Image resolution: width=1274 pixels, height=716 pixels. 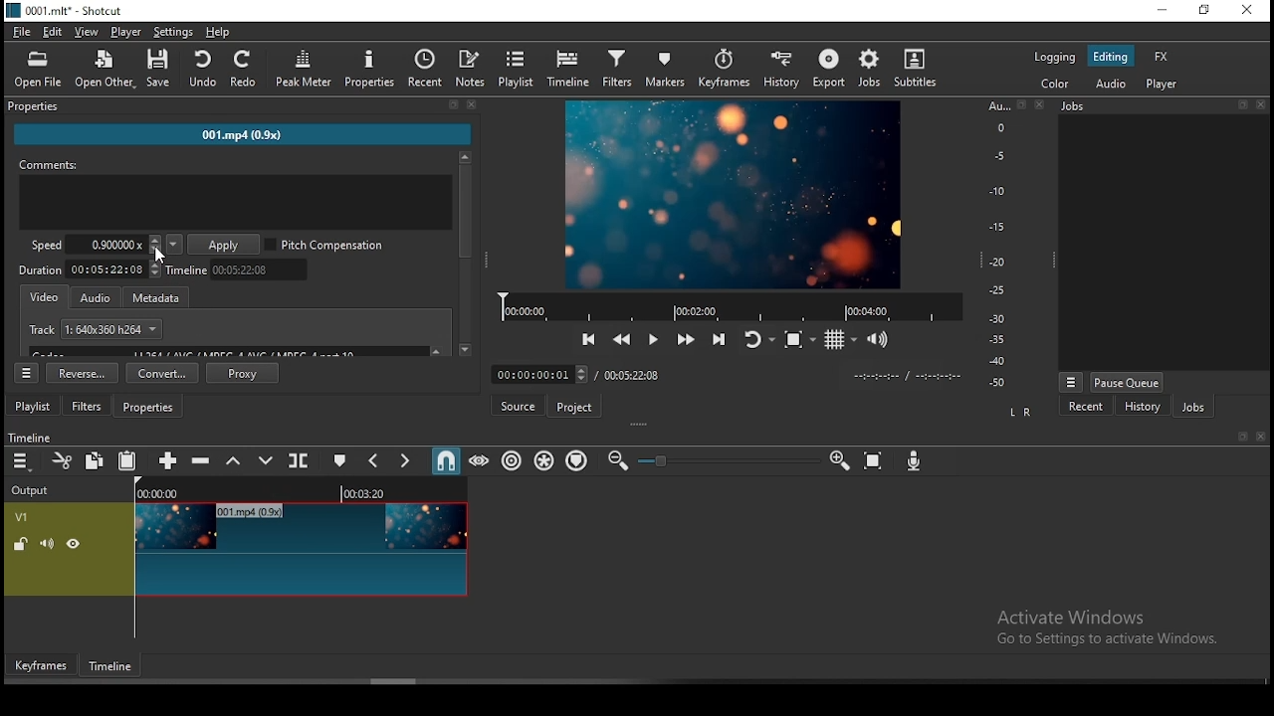 I want to click on toggle grid display on the player, so click(x=841, y=340).